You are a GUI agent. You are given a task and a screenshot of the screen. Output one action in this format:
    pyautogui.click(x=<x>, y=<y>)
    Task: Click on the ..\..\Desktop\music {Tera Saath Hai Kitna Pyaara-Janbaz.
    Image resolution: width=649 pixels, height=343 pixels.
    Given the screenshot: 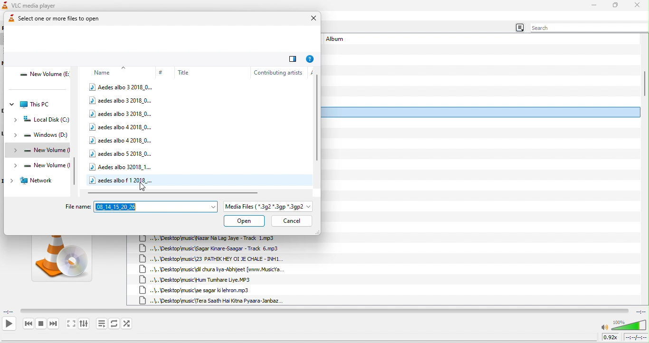 What is the action you would take?
    pyautogui.click(x=211, y=300)
    